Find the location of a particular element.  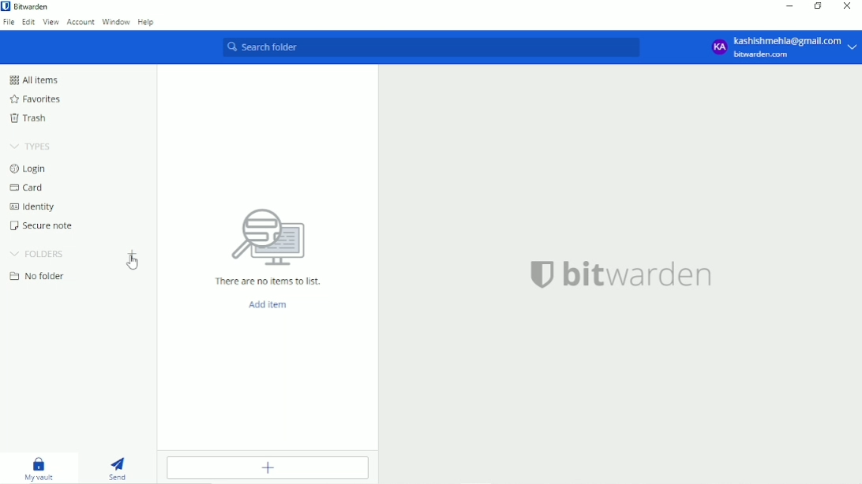

Minimize is located at coordinates (789, 6).